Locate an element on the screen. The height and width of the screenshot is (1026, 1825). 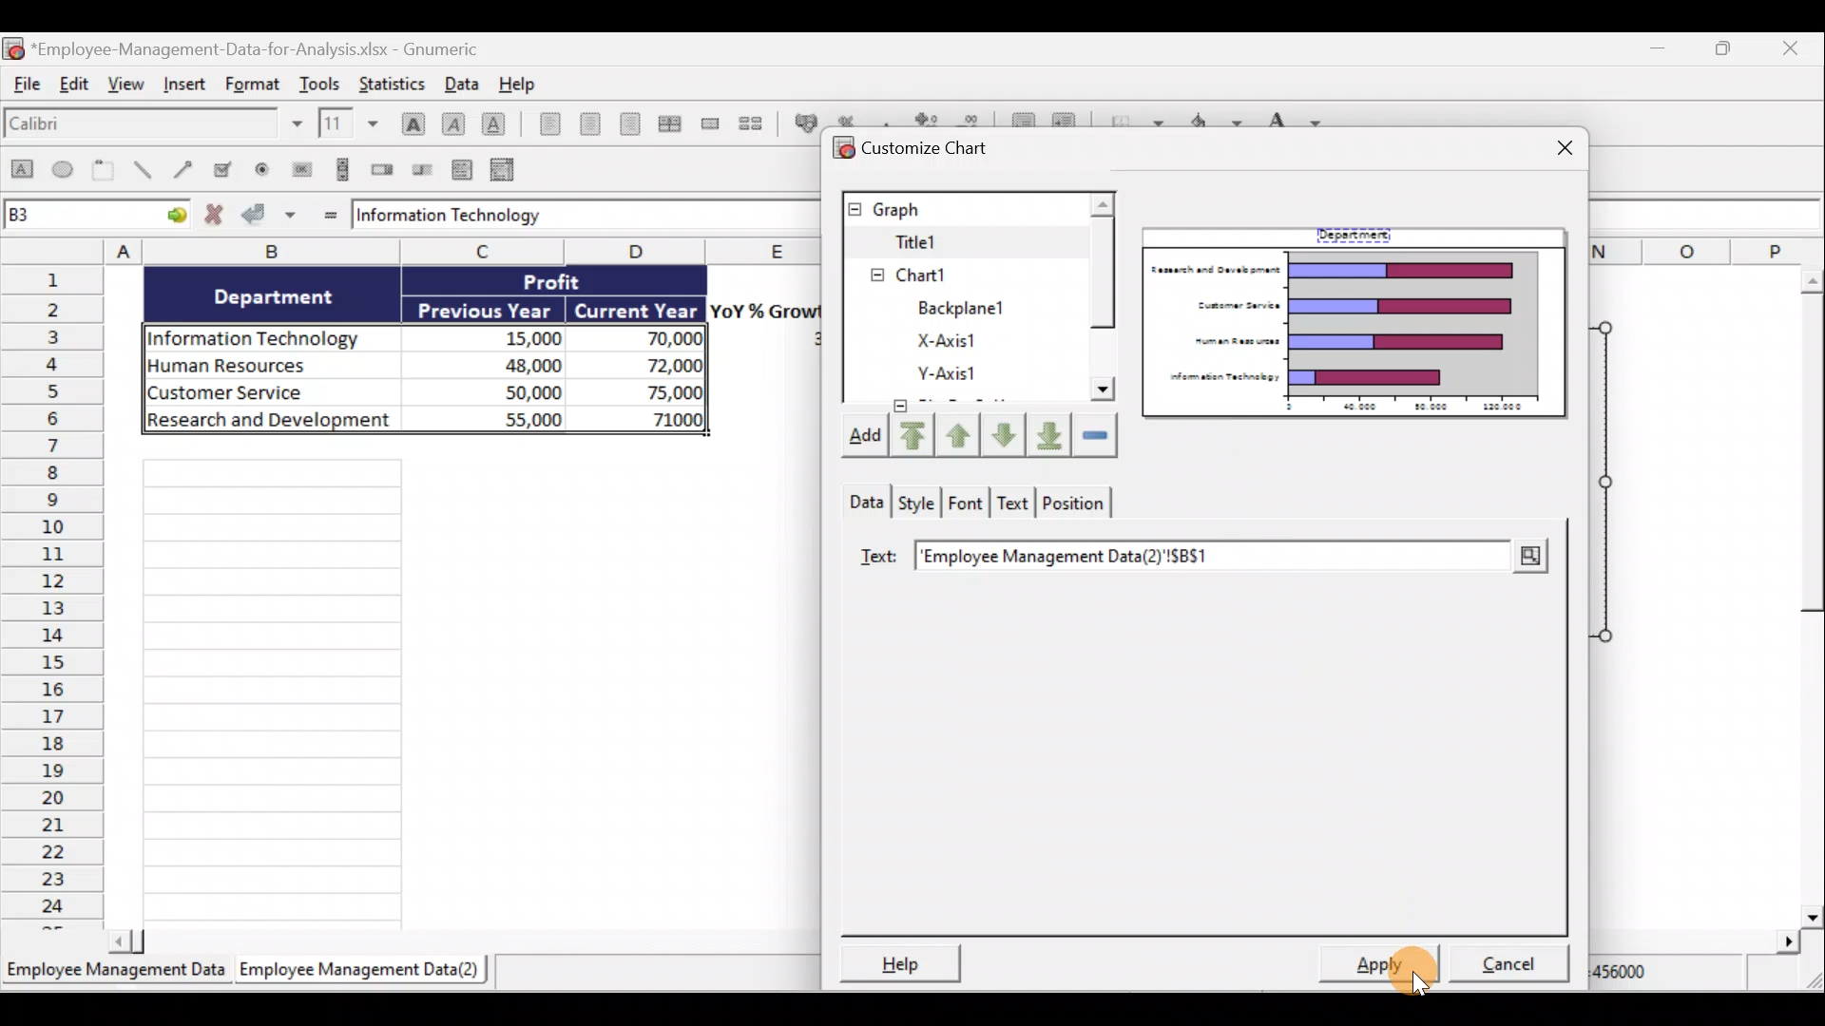
Add is located at coordinates (856, 437).